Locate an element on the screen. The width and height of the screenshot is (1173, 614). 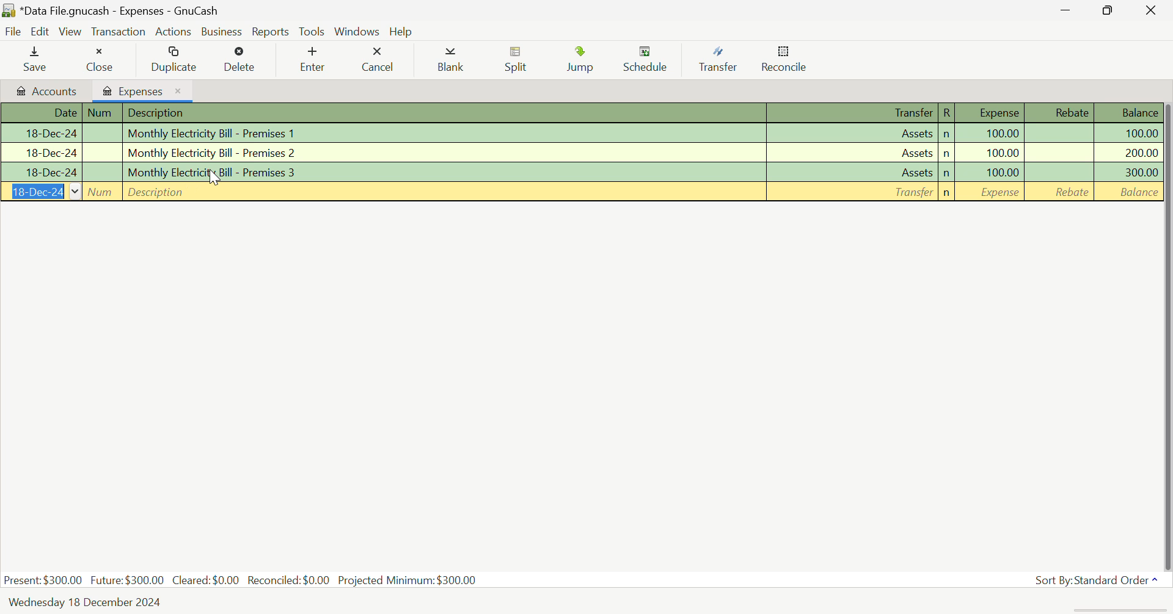
Schedule is located at coordinates (648, 60).